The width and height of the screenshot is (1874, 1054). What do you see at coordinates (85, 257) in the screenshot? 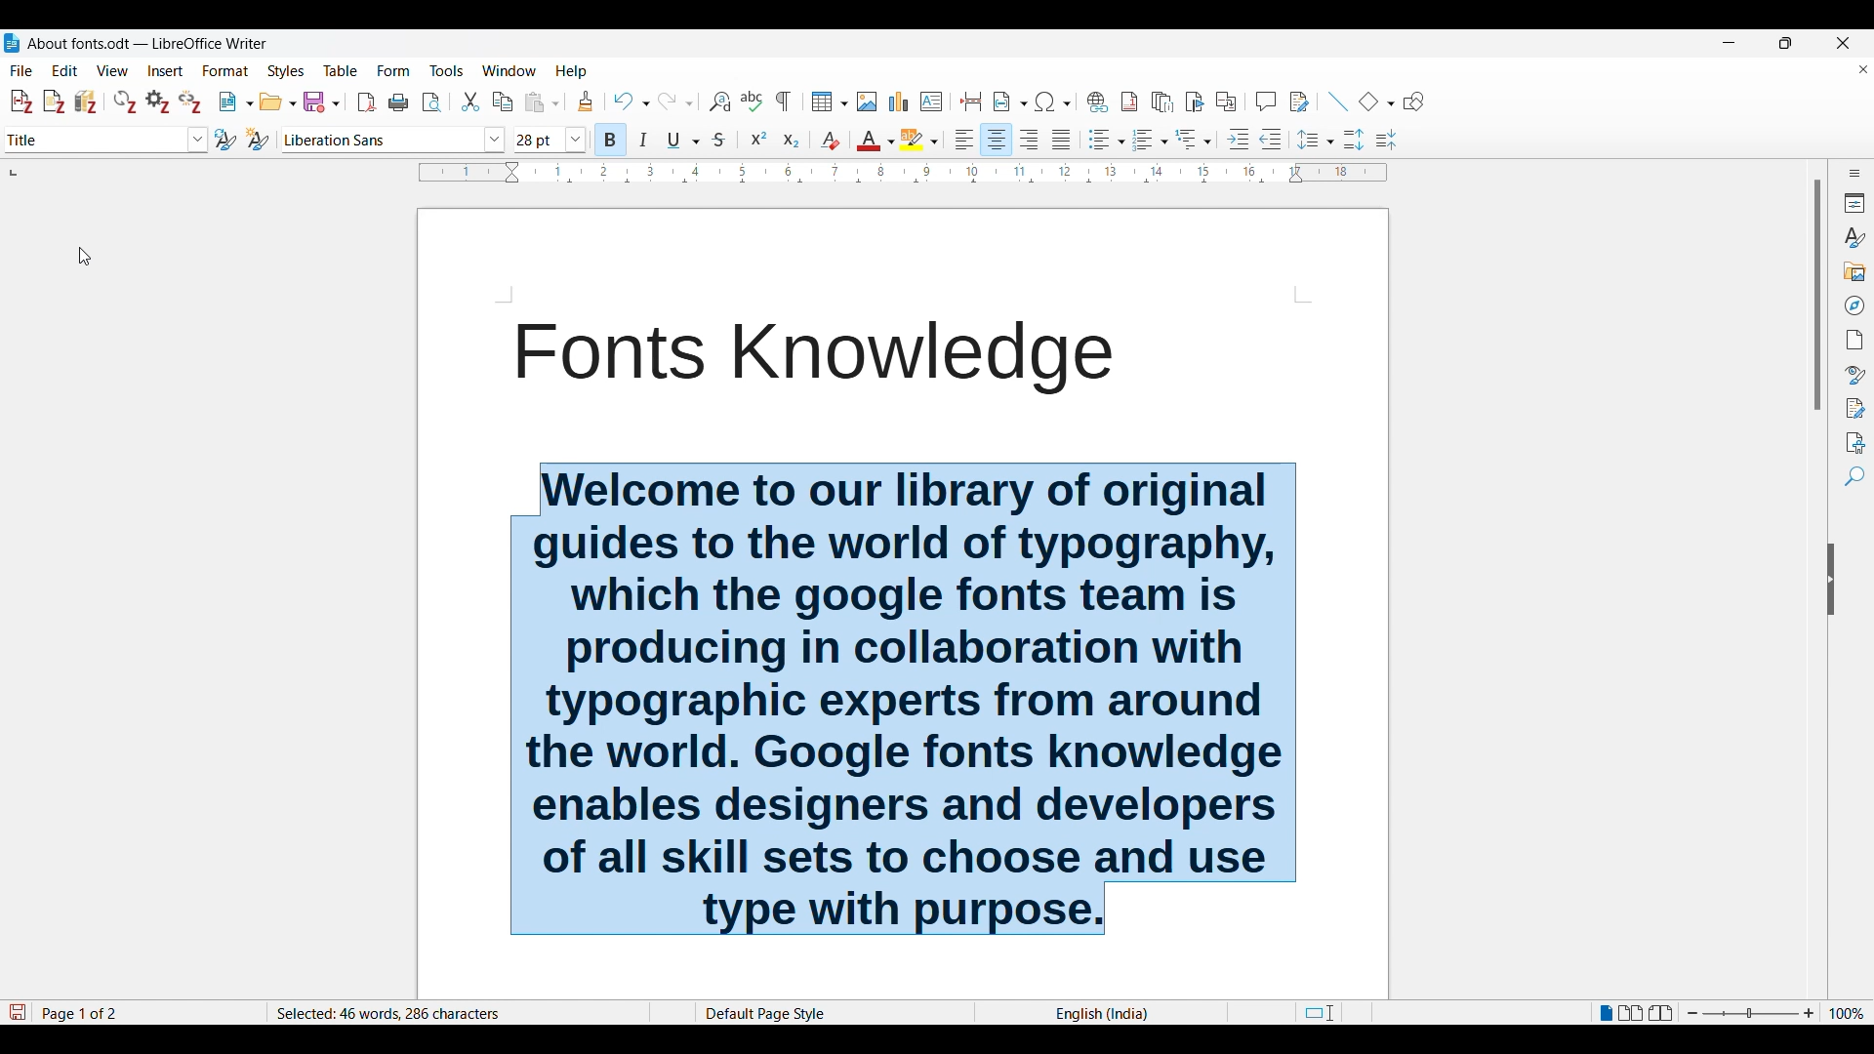
I see `Cursor position unchanged` at bounding box center [85, 257].